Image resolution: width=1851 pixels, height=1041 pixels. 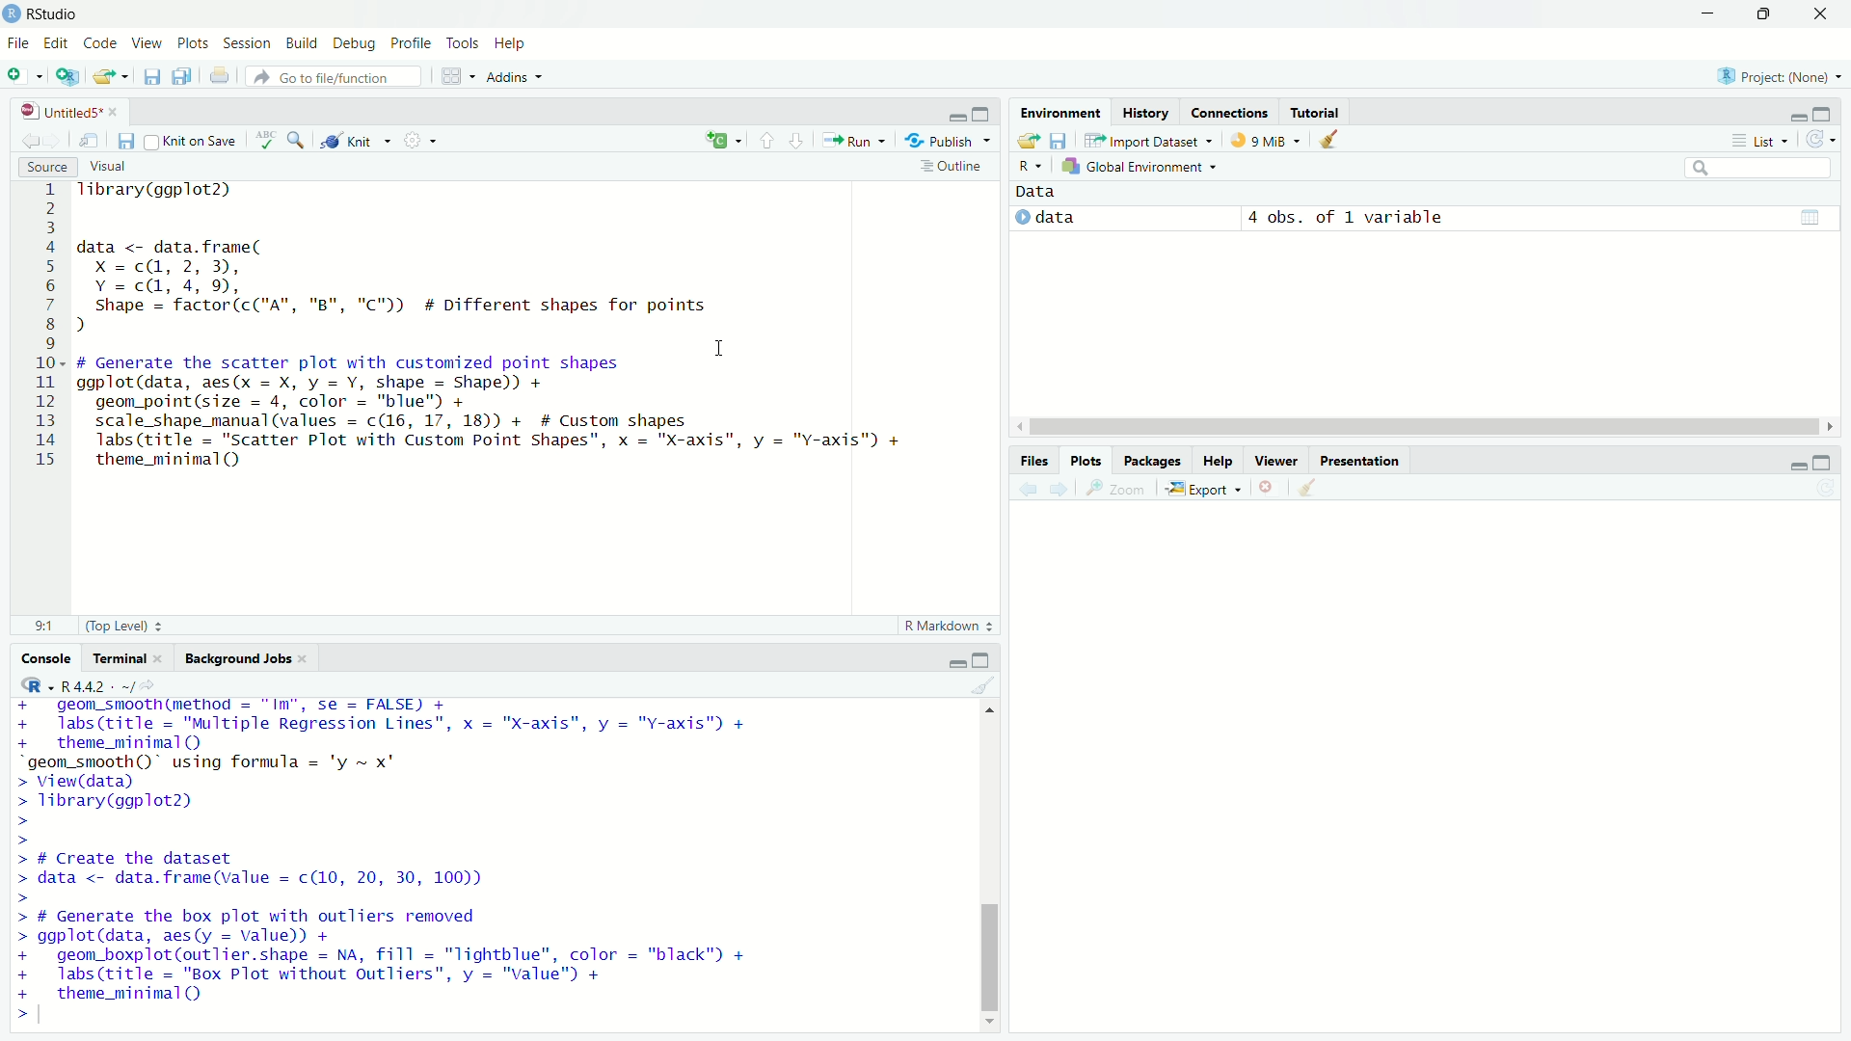 I want to click on Clear objects from workspace, so click(x=1329, y=139).